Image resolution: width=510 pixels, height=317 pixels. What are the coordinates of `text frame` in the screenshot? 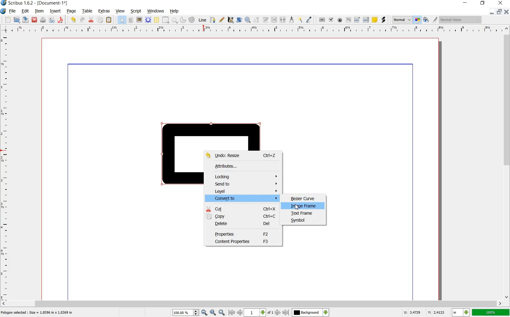 It's located at (130, 20).